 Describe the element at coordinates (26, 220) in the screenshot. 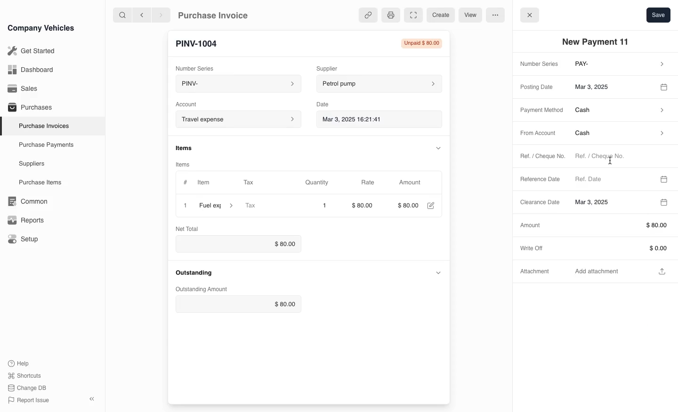

I see `Reports` at that location.